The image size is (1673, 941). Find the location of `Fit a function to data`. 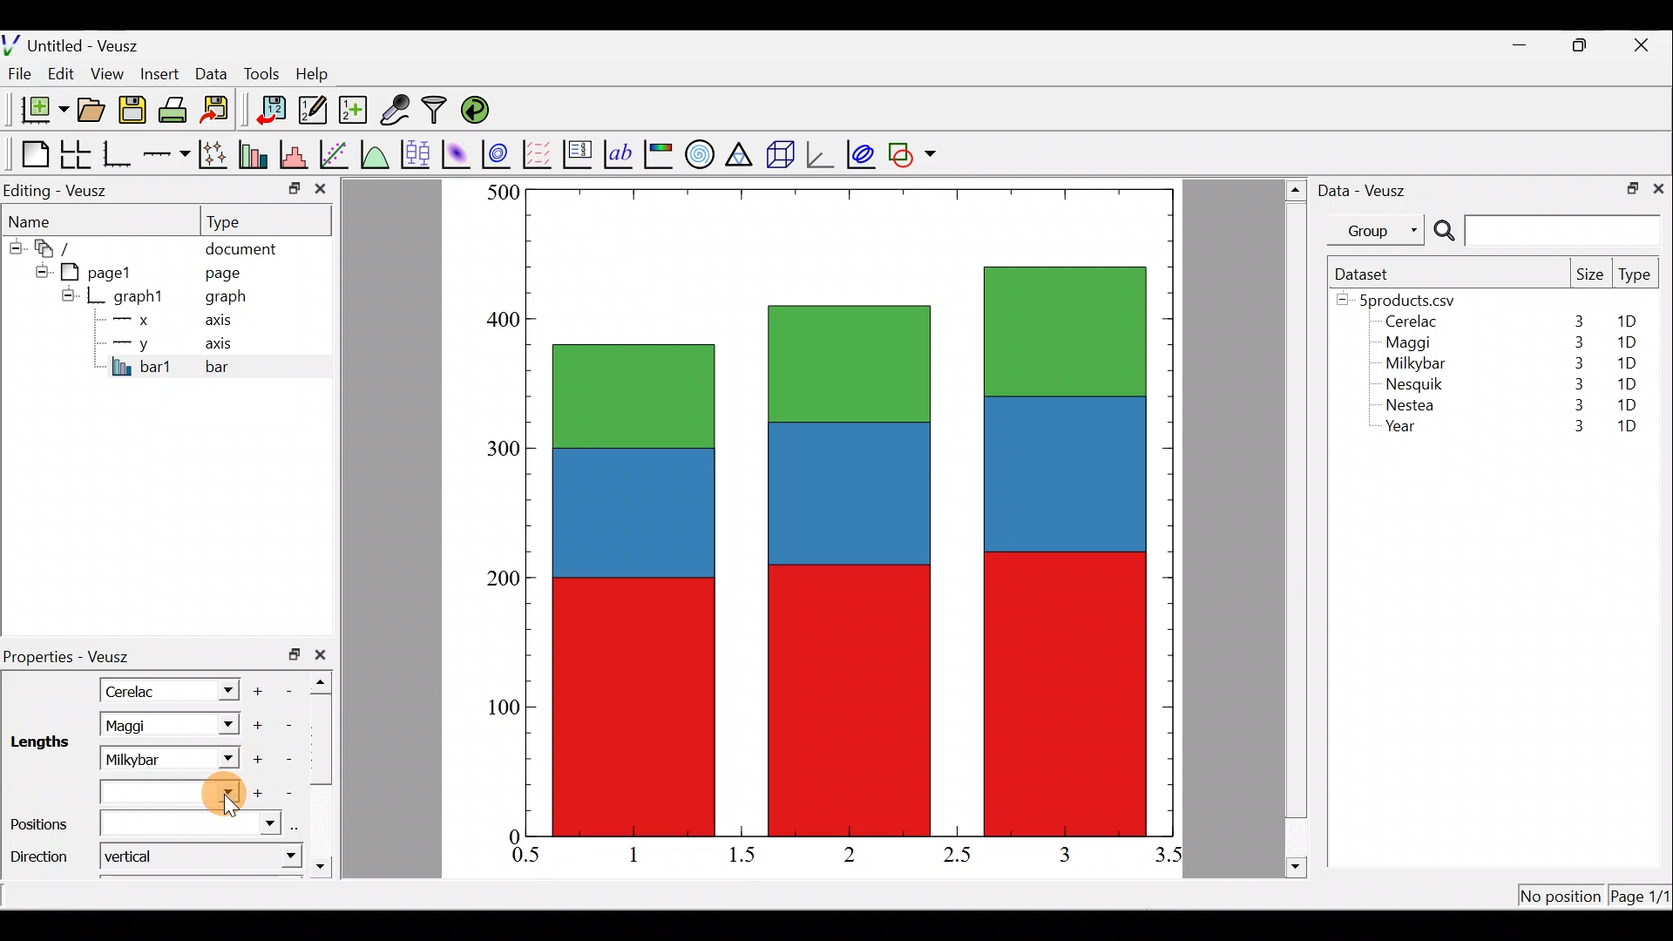

Fit a function to data is located at coordinates (335, 152).